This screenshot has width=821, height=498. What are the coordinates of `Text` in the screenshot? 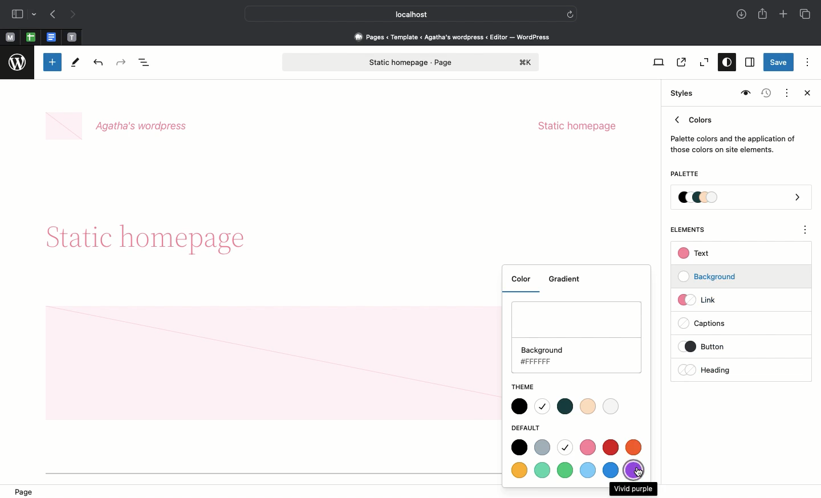 It's located at (696, 254).